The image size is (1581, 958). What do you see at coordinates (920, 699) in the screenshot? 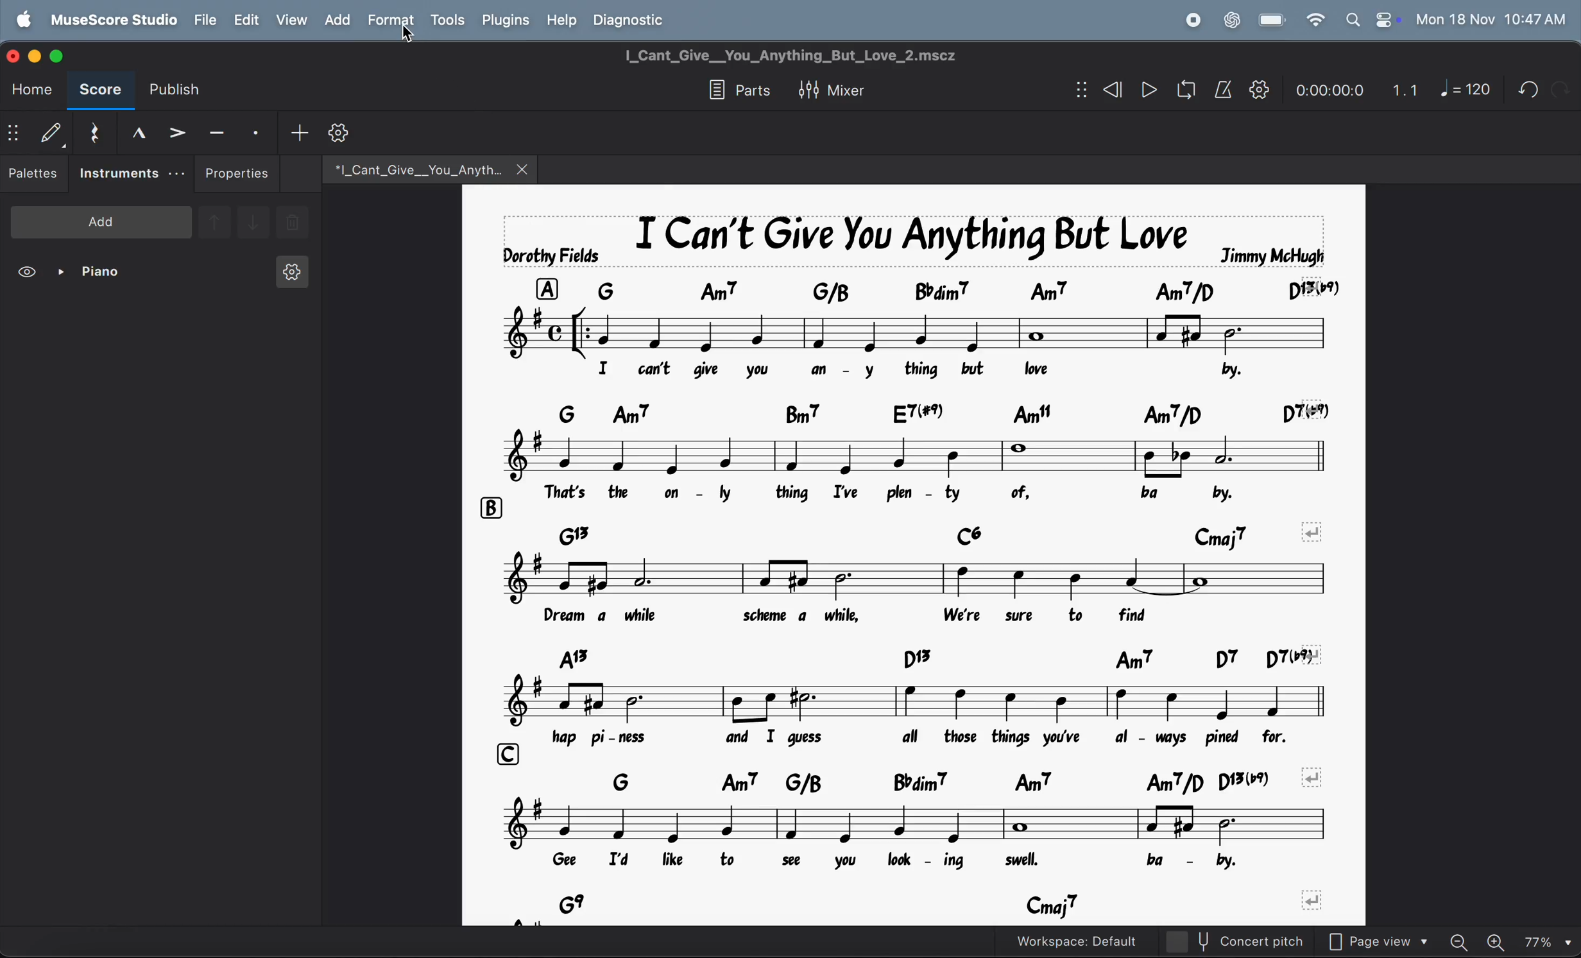
I see `notes` at bounding box center [920, 699].